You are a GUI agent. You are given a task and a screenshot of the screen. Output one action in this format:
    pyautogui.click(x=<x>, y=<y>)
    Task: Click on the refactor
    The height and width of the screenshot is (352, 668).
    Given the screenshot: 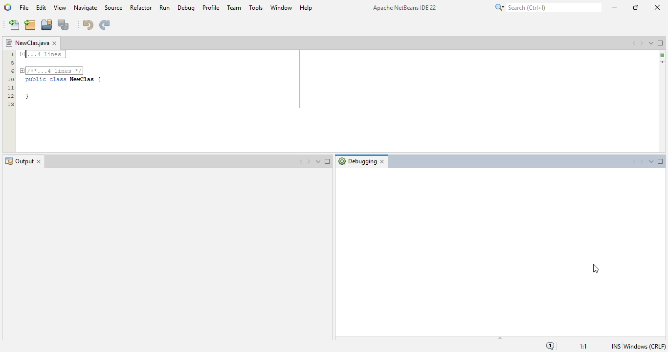 What is the action you would take?
    pyautogui.click(x=141, y=7)
    